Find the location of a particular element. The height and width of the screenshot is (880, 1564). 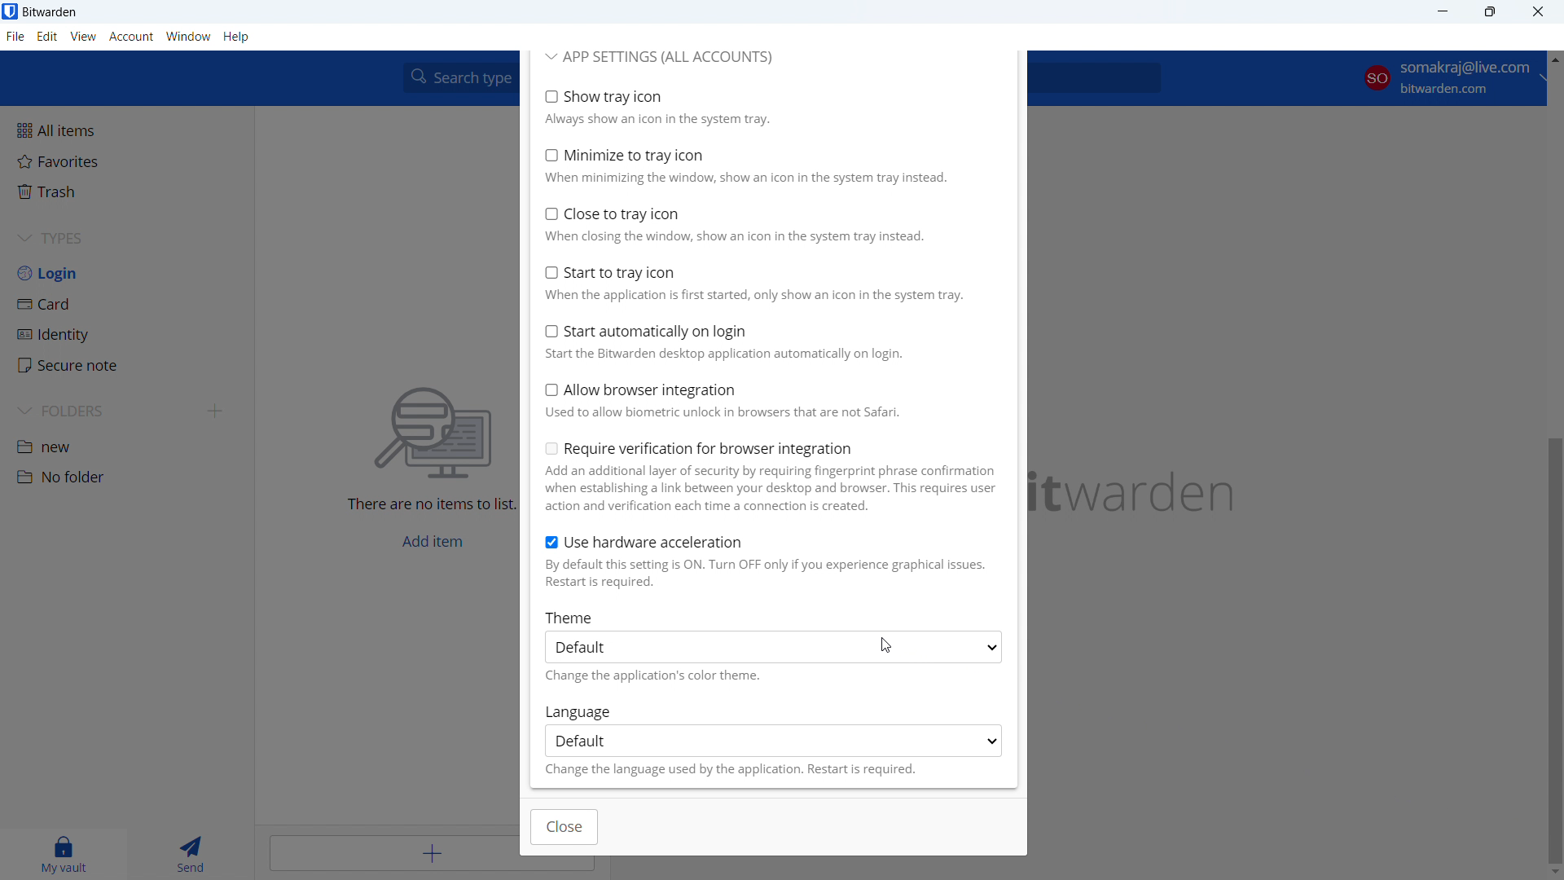

Theme is located at coordinates (573, 617).